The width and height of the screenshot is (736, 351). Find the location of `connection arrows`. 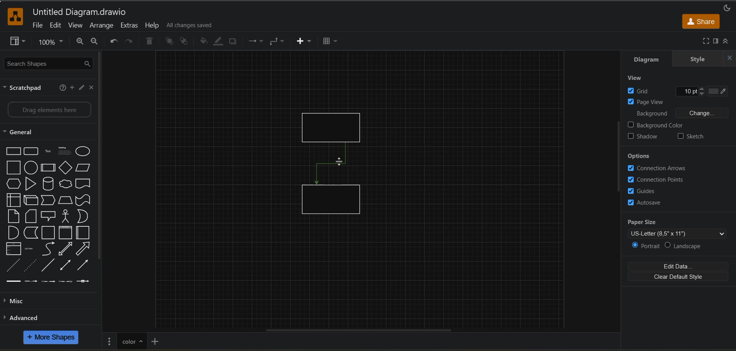

connection arrows is located at coordinates (657, 168).